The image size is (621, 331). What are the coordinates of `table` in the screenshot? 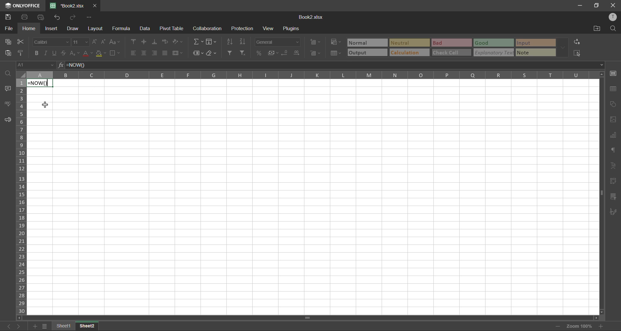 It's located at (614, 89).